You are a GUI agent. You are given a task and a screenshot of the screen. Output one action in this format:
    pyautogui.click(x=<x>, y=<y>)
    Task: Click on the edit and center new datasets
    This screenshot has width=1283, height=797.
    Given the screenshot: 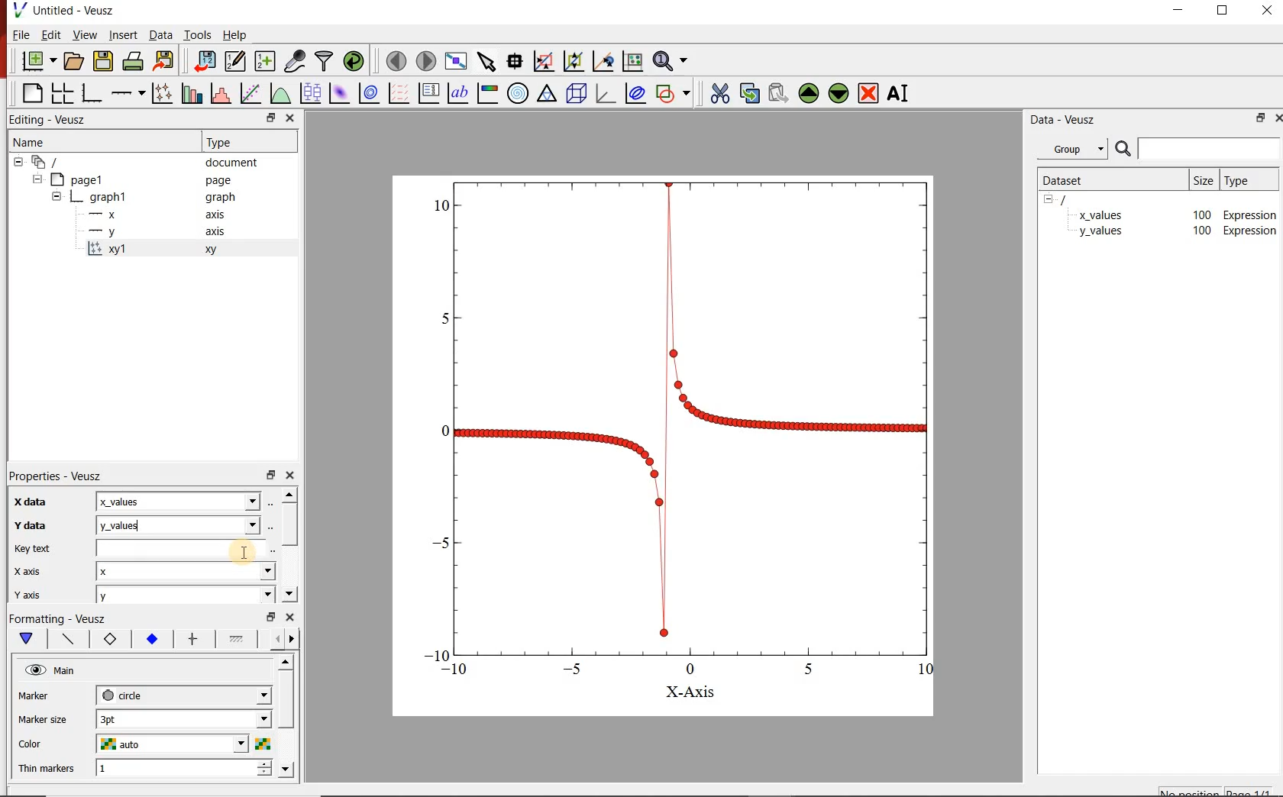 What is the action you would take?
    pyautogui.click(x=237, y=62)
    